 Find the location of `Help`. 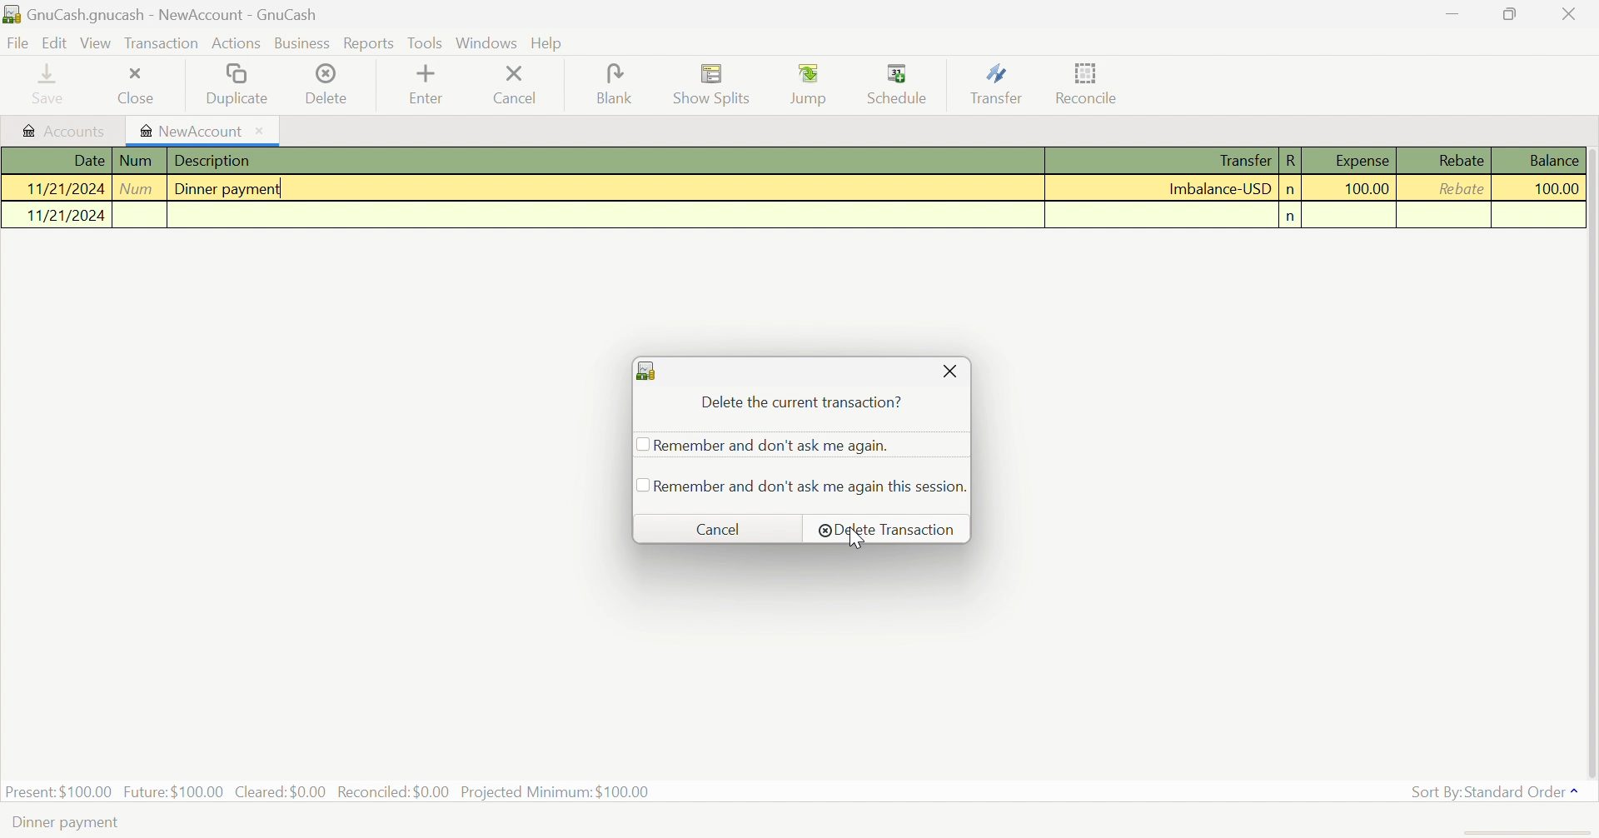

Help is located at coordinates (547, 42).